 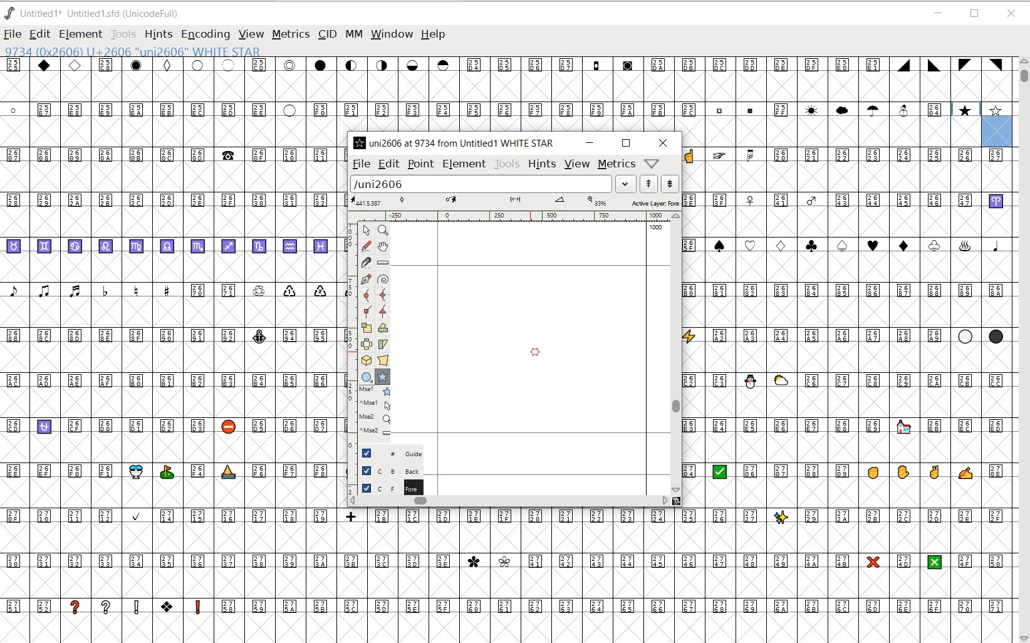 What do you see at coordinates (383, 328) in the screenshot?
I see `ROTATE THE SELECTION` at bounding box center [383, 328].